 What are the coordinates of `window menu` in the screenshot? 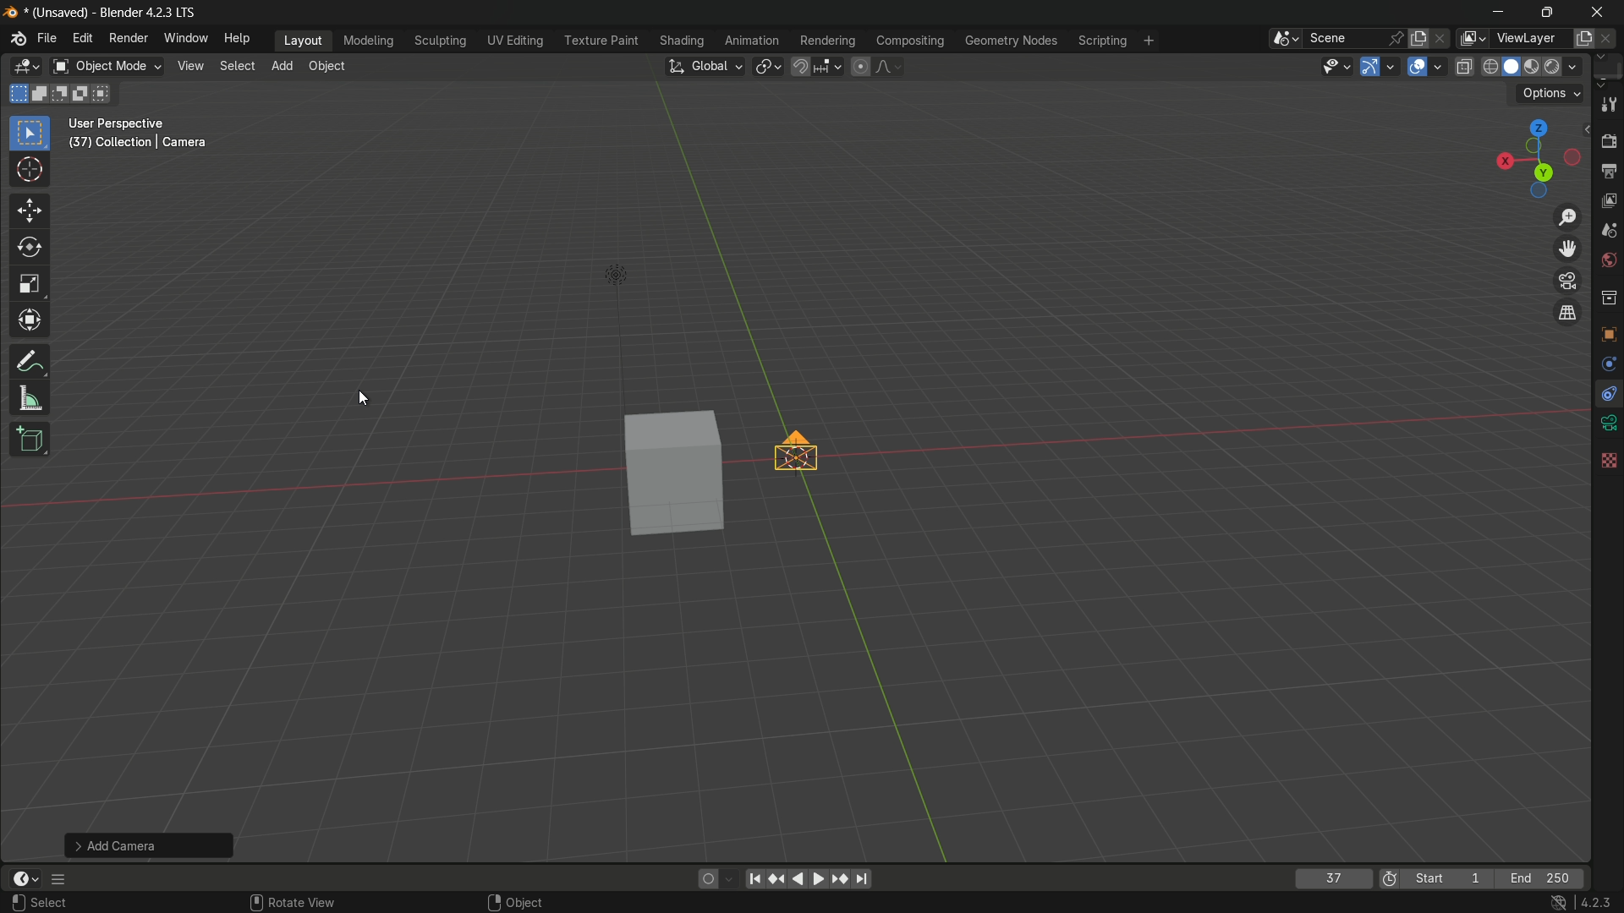 It's located at (184, 39).